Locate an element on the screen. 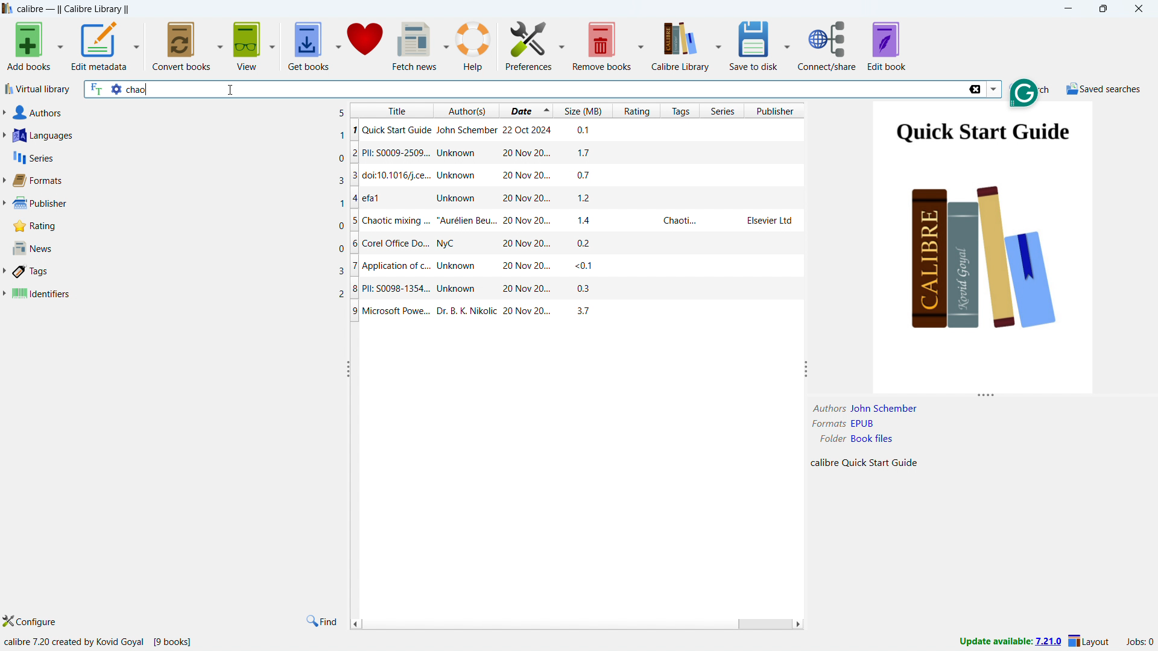  chao is located at coordinates (148, 89).